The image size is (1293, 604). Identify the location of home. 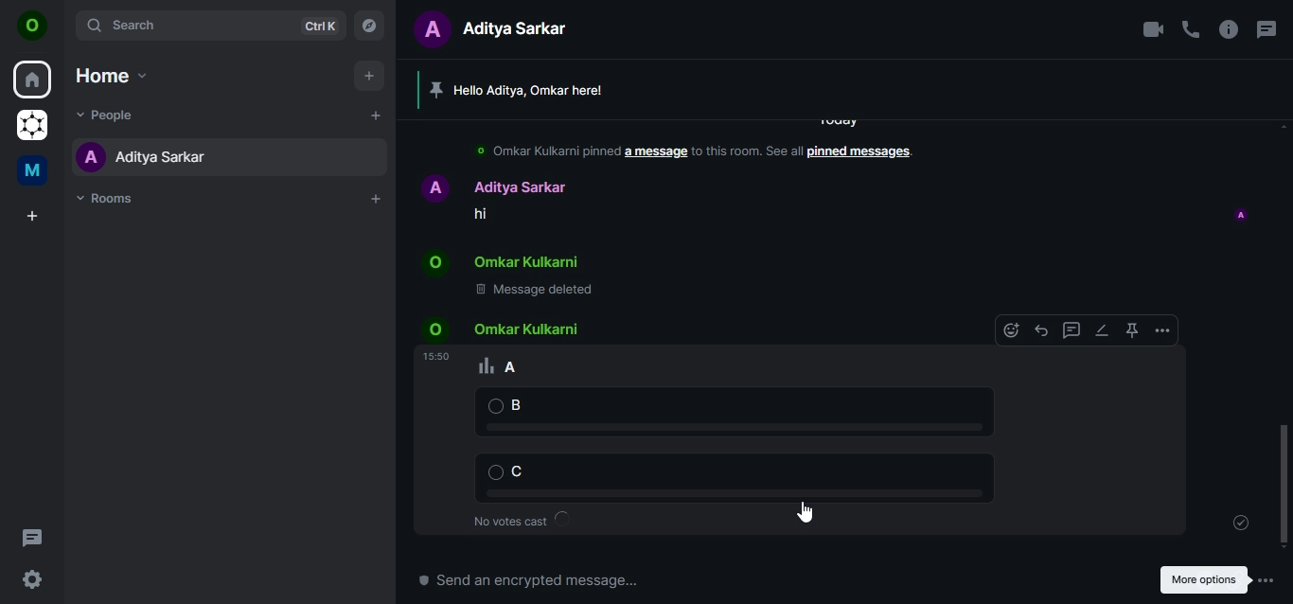
(34, 80).